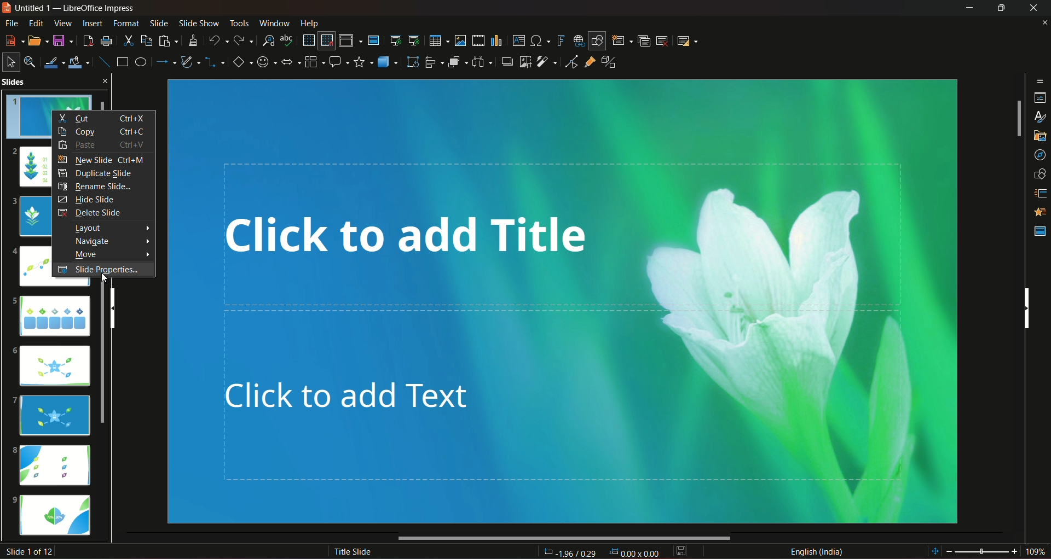 The width and height of the screenshot is (1051, 559). Describe the element at coordinates (1038, 117) in the screenshot. I see `styles` at that location.